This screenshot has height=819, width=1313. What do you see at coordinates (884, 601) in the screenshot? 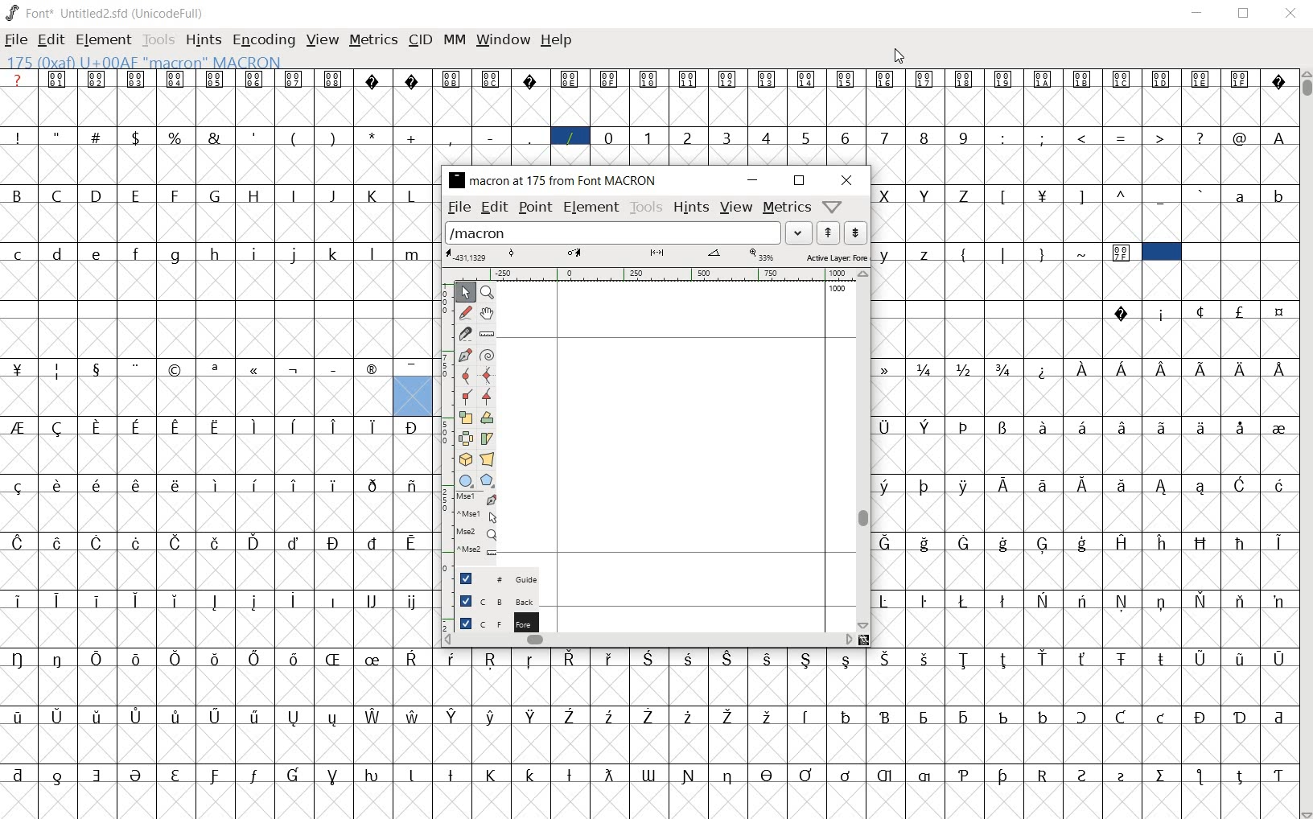
I see `Symbol` at bounding box center [884, 601].